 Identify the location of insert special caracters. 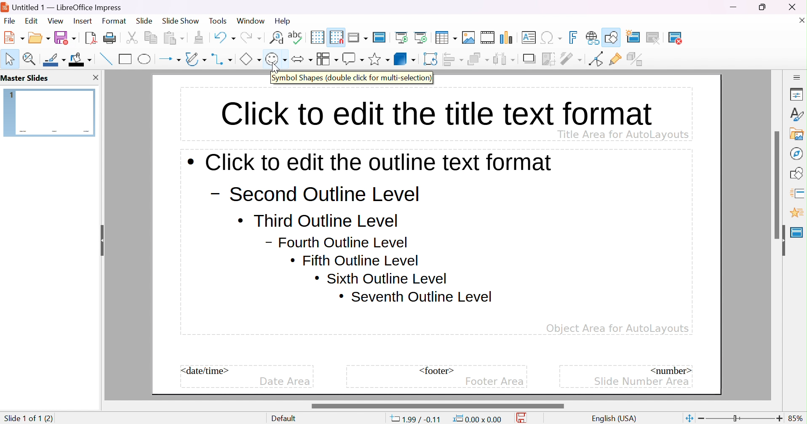
(551, 38).